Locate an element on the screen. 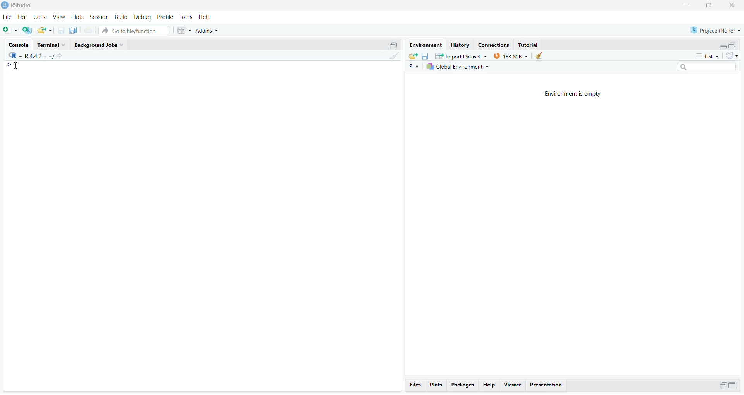 The image size is (744, 395). open existing project is located at coordinates (45, 30).